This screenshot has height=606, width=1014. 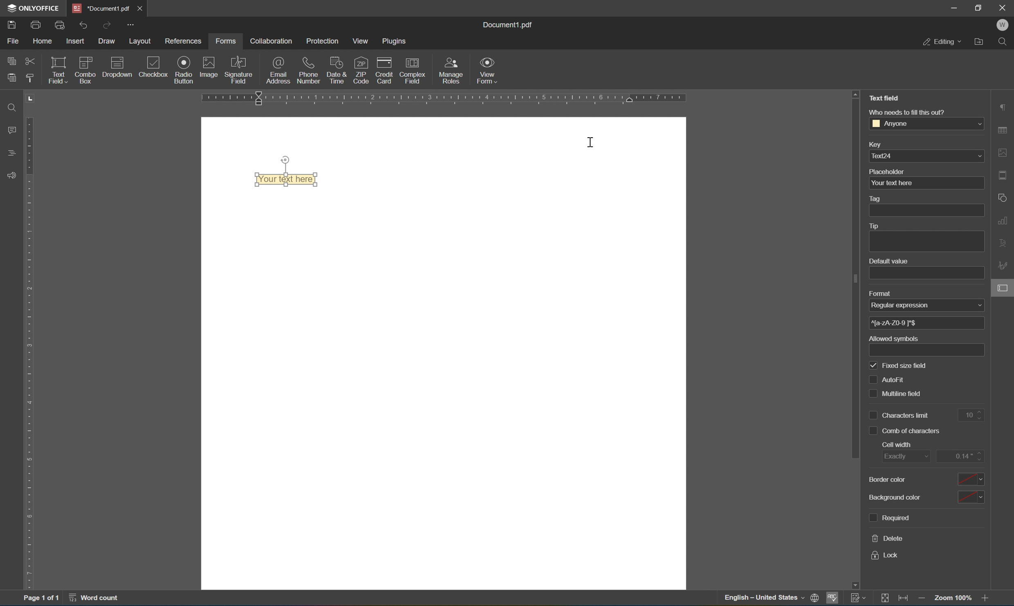 What do you see at coordinates (888, 261) in the screenshot?
I see `default value` at bounding box center [888, 261].